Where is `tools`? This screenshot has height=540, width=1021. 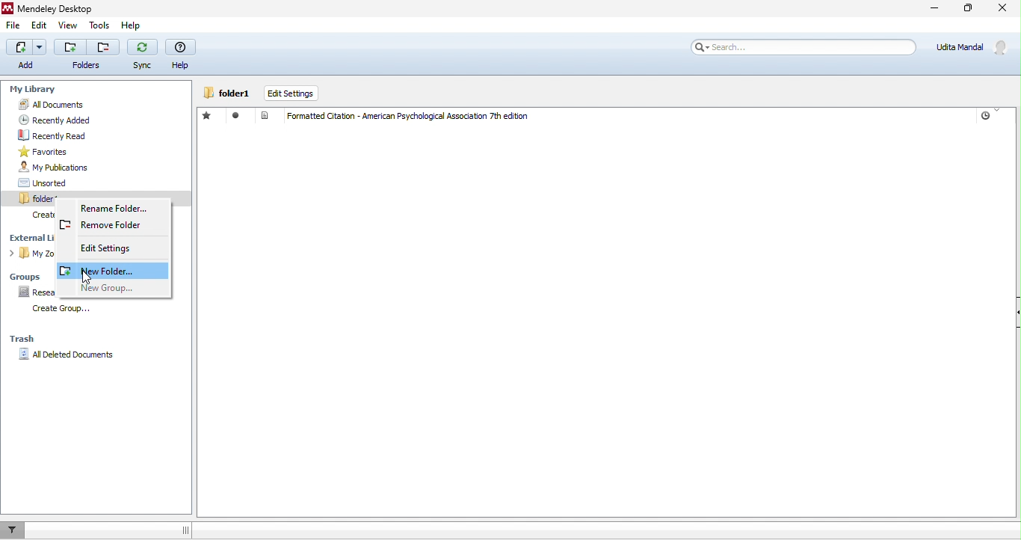 tools is located at coordinates (99, 24).